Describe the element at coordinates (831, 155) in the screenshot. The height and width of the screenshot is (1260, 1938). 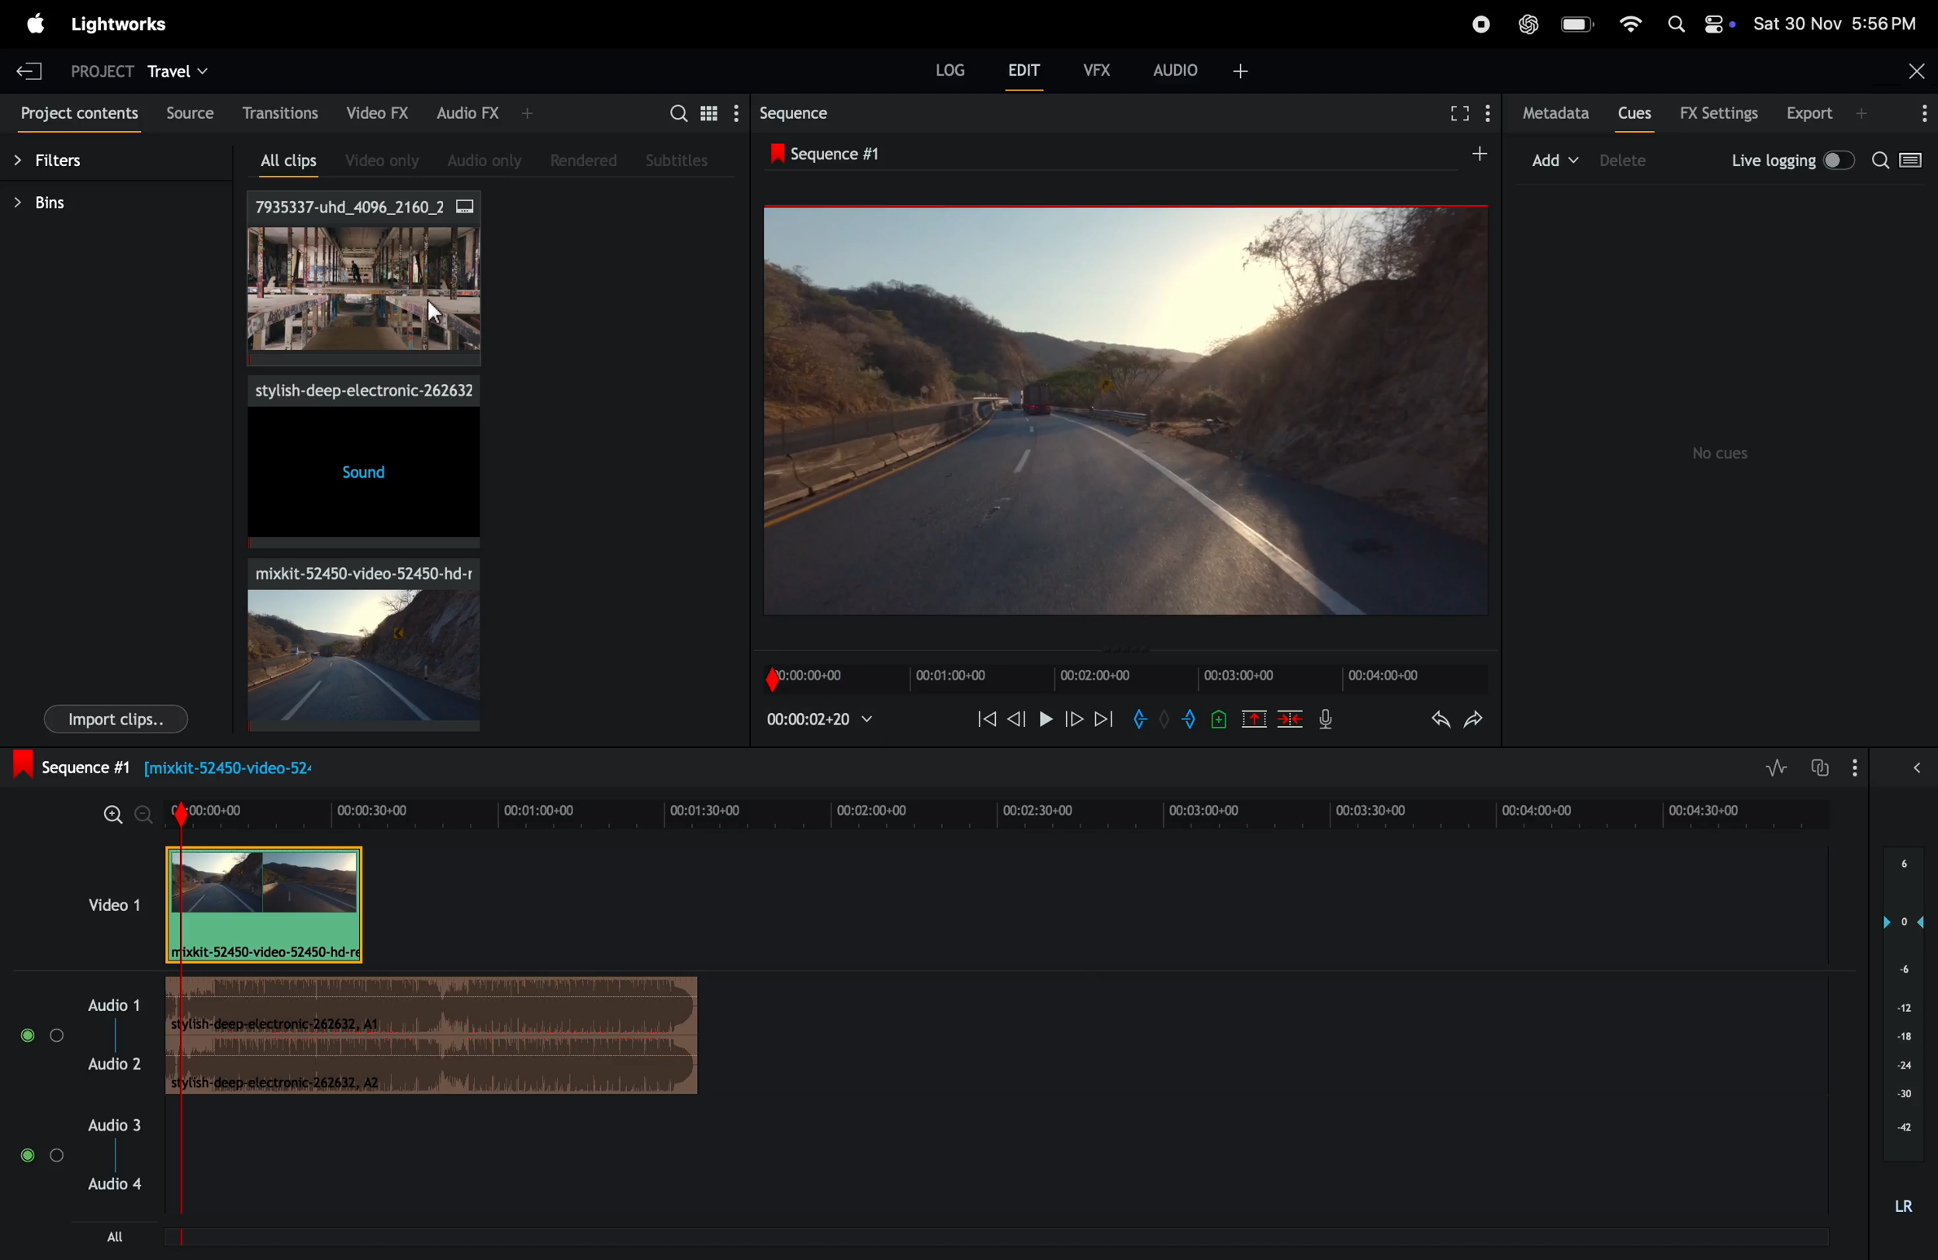
I see `sequence #1` at that location.